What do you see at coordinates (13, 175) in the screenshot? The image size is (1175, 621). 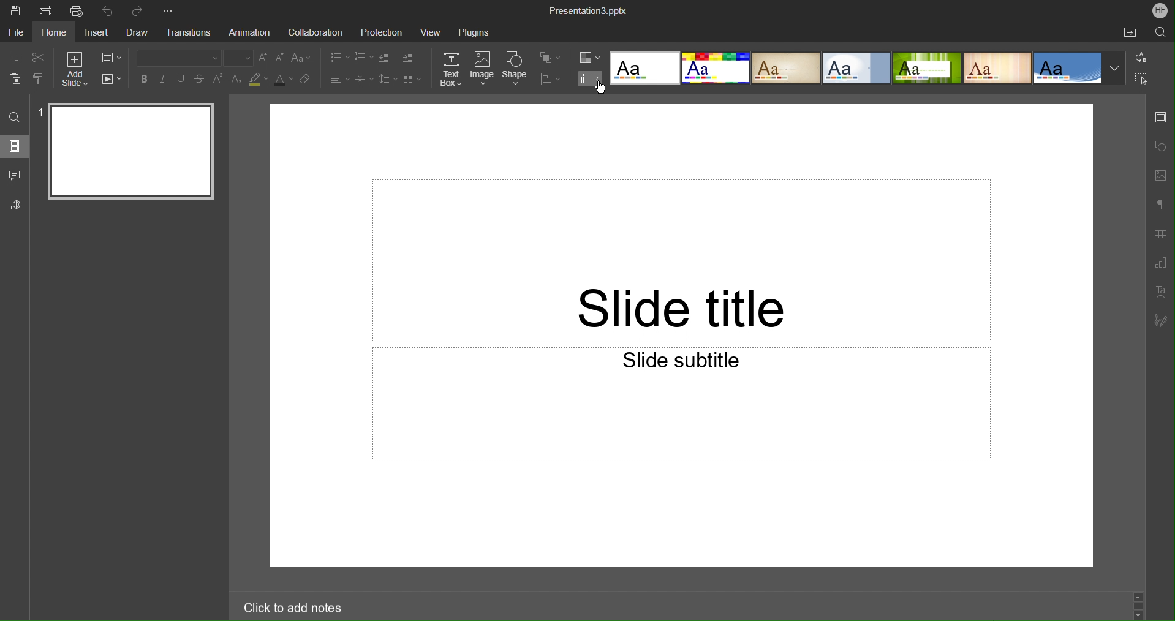 I see `Comments` at bounding box center [13, 175].